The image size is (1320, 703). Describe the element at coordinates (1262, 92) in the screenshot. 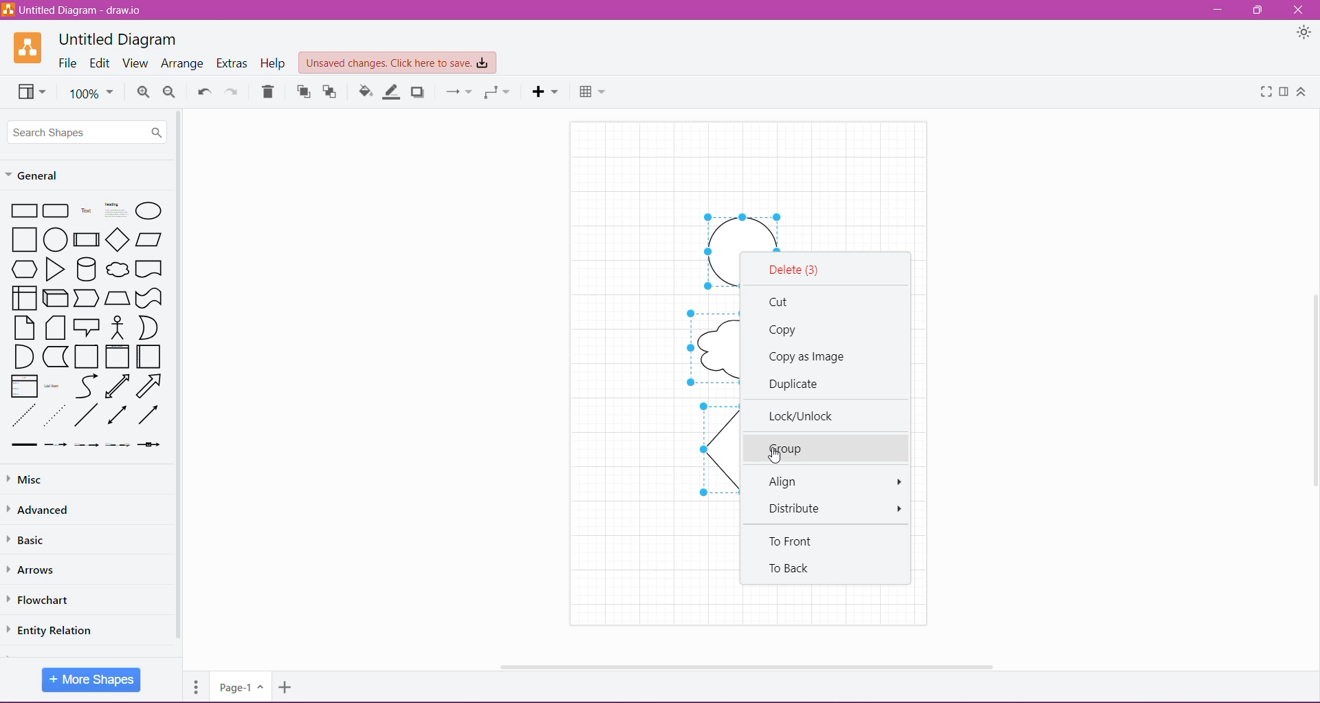

I see `Fullscreen` at that location.